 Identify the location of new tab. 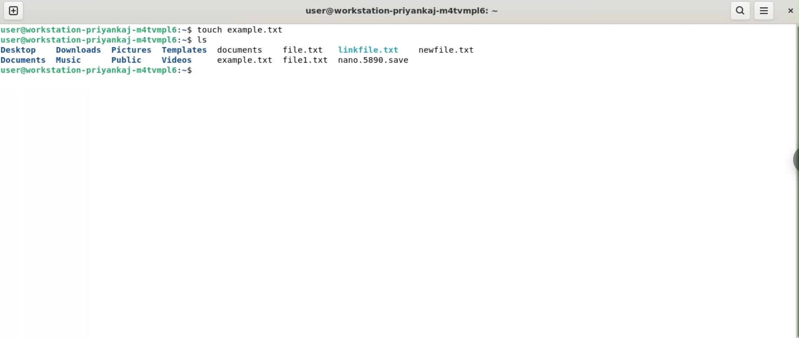
(14, 11).